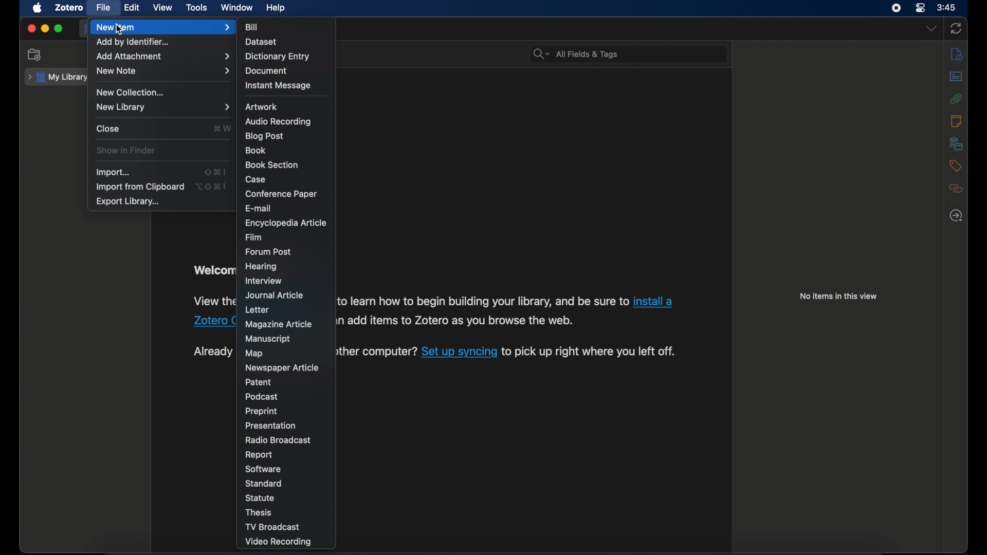  What do you see at coordinates (132, 43) in the screenshot?
I see `add by identifier` at bounding box center [132, 43].